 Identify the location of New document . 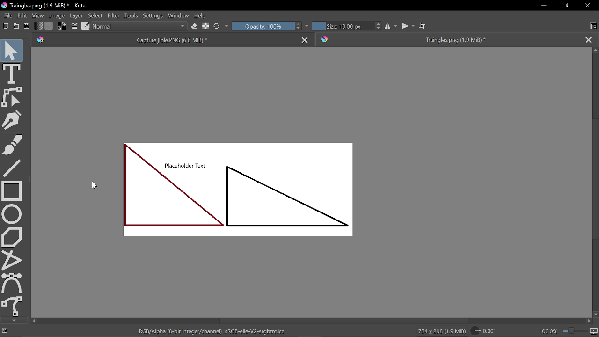
(5, 27).